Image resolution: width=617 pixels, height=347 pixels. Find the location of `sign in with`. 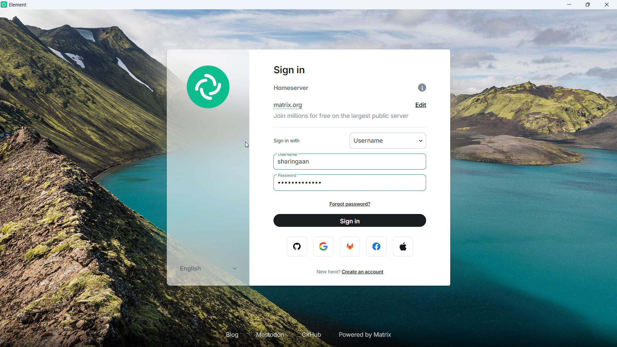

sign in with is located at coordinates (286, 141).